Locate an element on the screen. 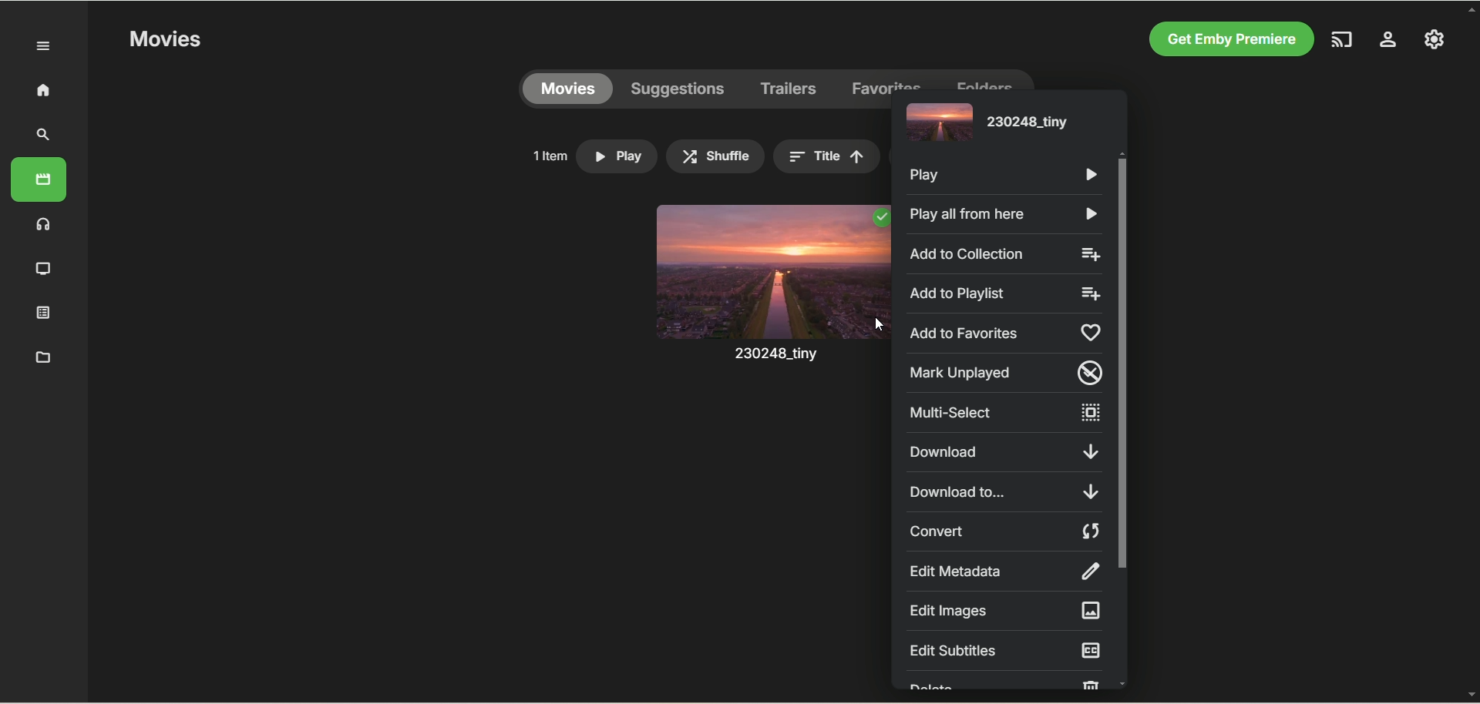 Image resolution: width=1480 pixels, height=704 pixels. multi-select is located at coordinates (1002, 413).